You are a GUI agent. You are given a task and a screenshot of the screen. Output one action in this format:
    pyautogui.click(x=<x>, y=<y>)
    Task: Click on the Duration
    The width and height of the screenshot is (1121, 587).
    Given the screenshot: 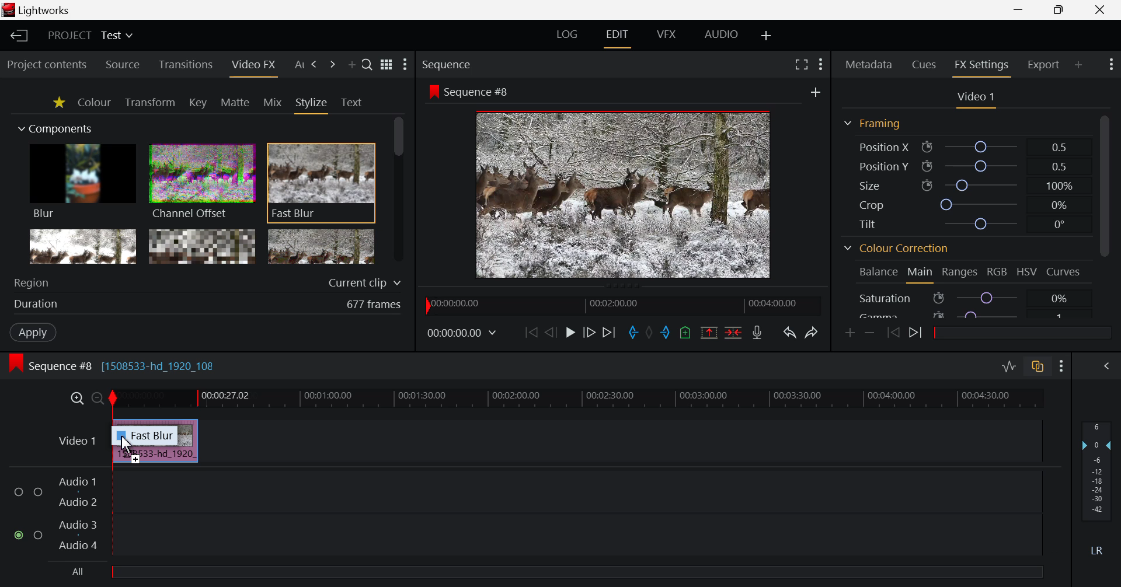 What is the action you would take?
    pyautogui.click(x=210, y=303)
    